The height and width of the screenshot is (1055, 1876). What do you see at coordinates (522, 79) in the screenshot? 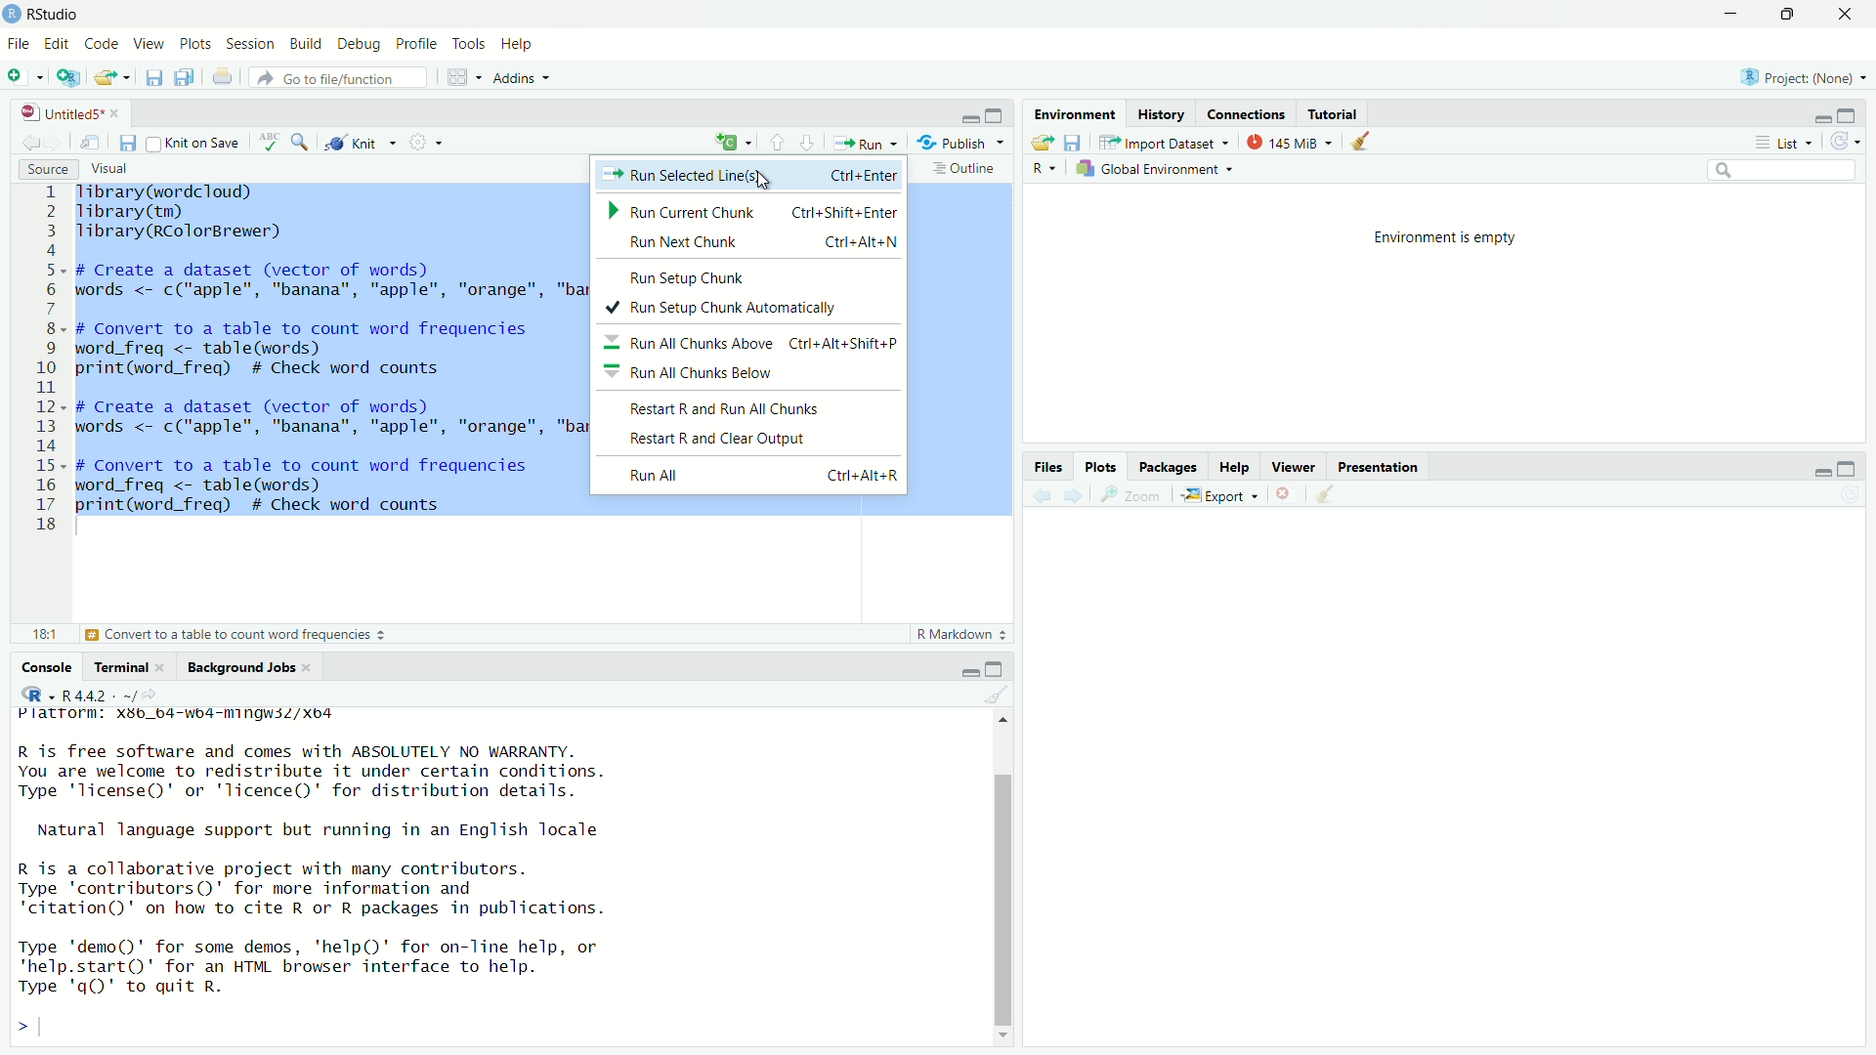
I see `Addins` at bounding box center [522, 79].